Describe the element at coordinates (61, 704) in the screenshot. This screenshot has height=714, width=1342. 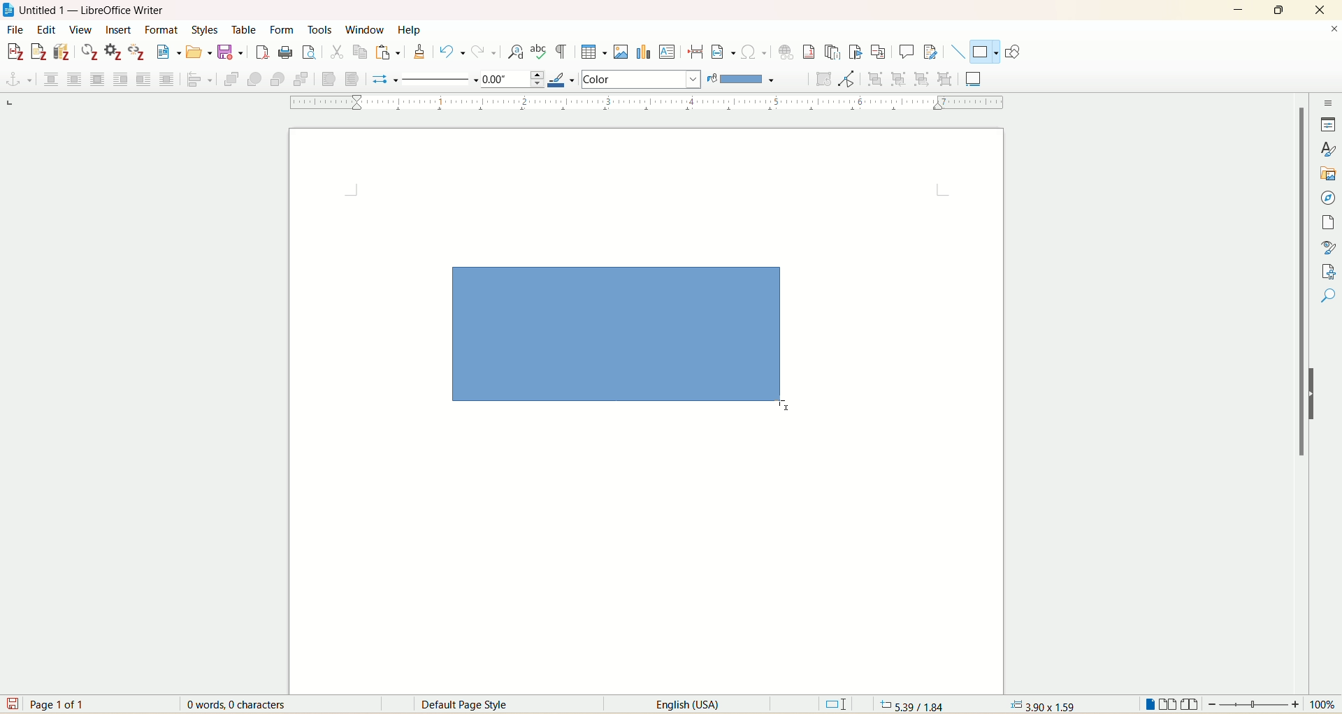
I see `page 1 of 1` at that location.